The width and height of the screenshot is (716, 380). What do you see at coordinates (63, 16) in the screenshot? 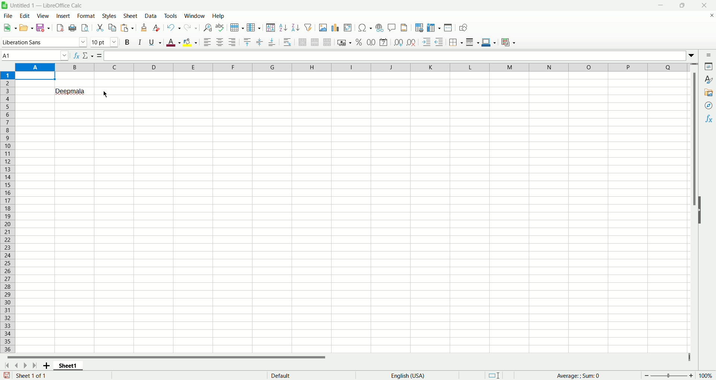
I see `Insert` at bounding box center [63, 16].